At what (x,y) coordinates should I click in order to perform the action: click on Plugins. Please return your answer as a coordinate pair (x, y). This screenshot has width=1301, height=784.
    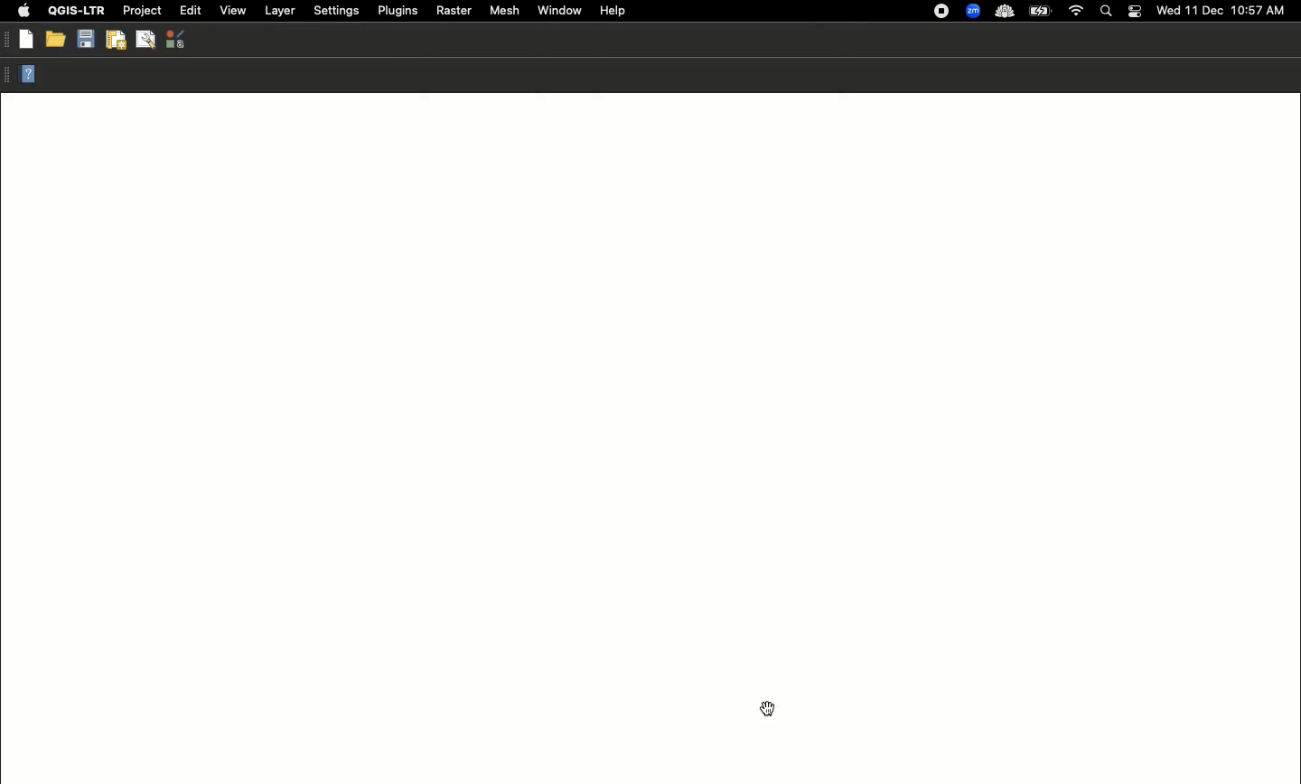
    Looking at the image, I should click on (397, 9).